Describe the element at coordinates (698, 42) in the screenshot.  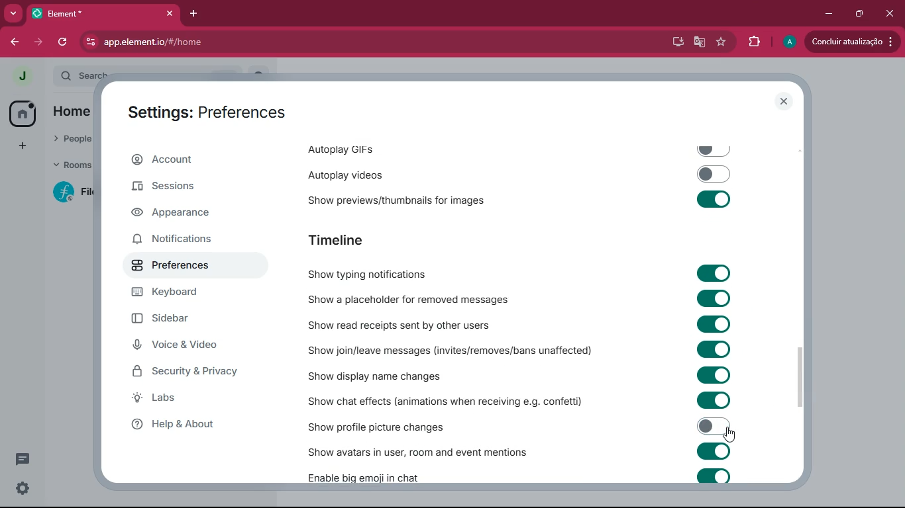
I see `google translate` at that location.